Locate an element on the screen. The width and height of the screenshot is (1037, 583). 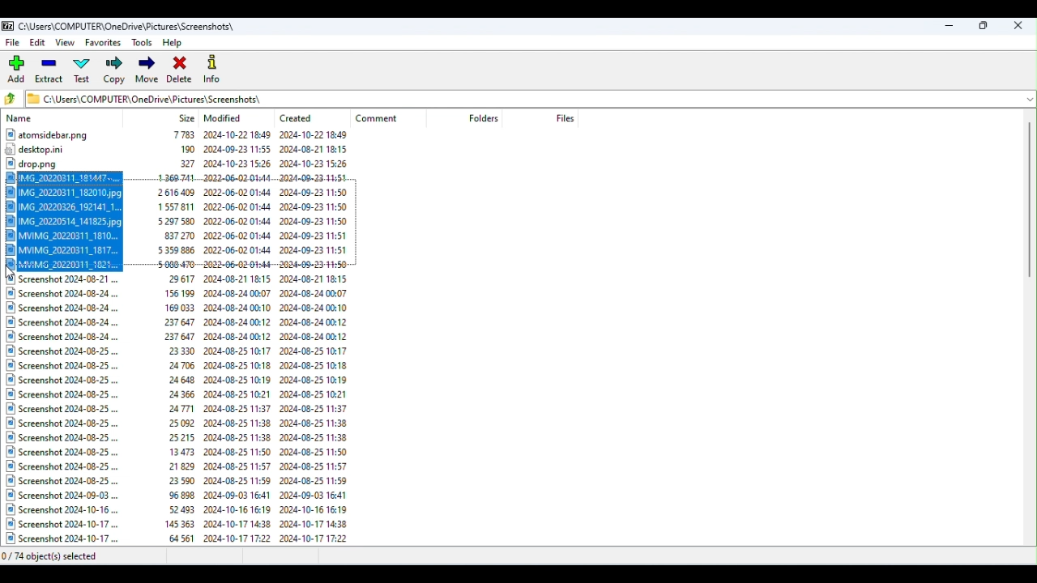
Size is located at coordinates (187, 117).